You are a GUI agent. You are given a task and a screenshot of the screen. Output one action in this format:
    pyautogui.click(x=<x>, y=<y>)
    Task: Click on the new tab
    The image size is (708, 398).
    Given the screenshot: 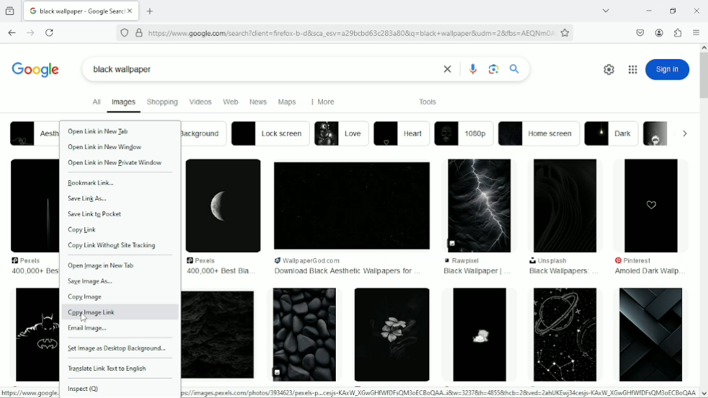 What is the action you would take?
    pyautogui.click(x=150, y=11)
    